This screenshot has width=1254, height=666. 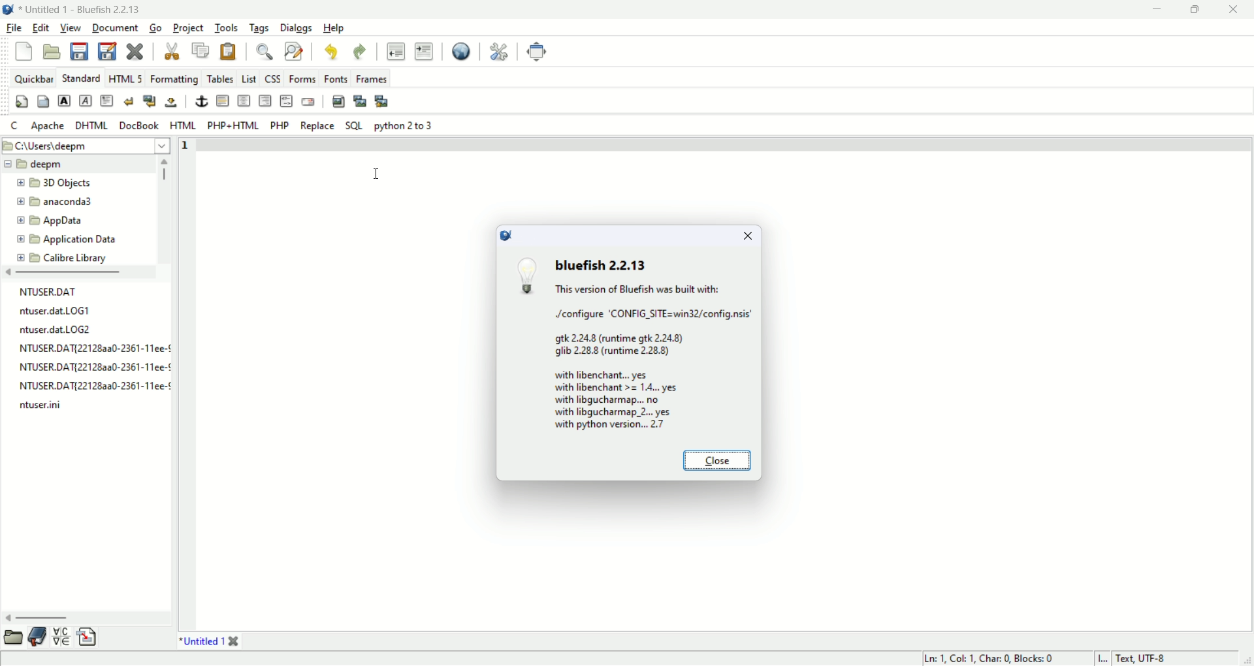 What do you see at coordinates (165, 209) in the screenshot?
I see `scroll bar` at bounding box center [165, 209].